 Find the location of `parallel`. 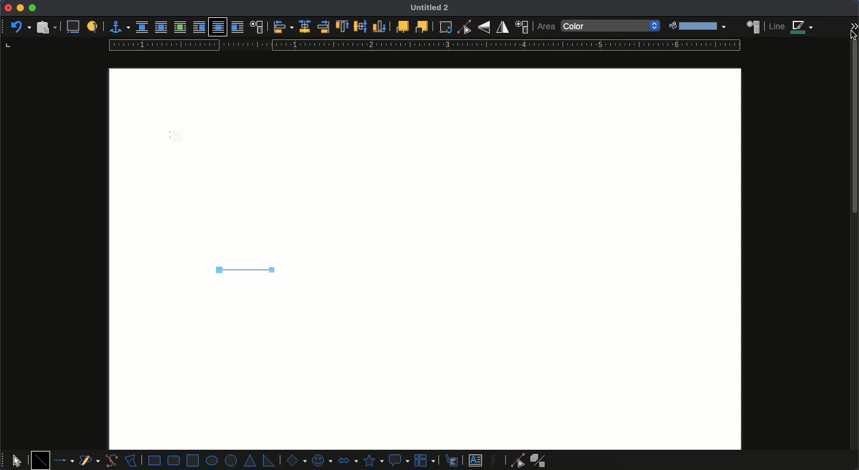

parallel is located at coordinates (161, 27).